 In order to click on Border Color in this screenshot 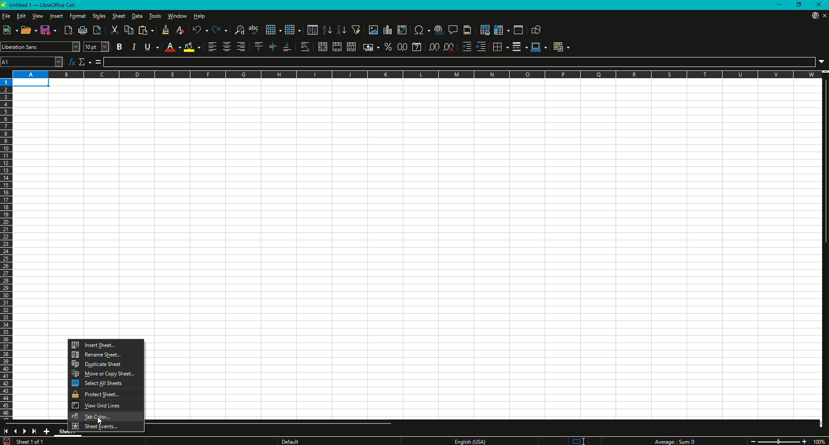, I will do `click(539, 47)`.